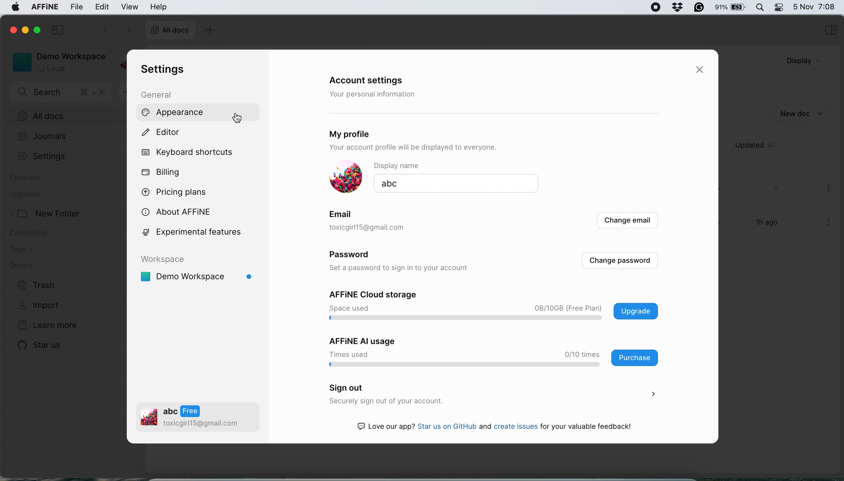 The height and width of the screenshot is (481, 844). Describe the element at coordinates (355, 254) in the screenshot. I see `password` at that location.